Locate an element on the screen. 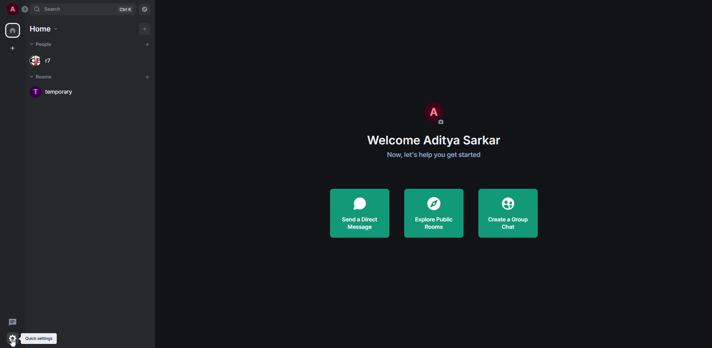 This screenshot has height=348, width=712. get started is located at coordinates (433, 155).